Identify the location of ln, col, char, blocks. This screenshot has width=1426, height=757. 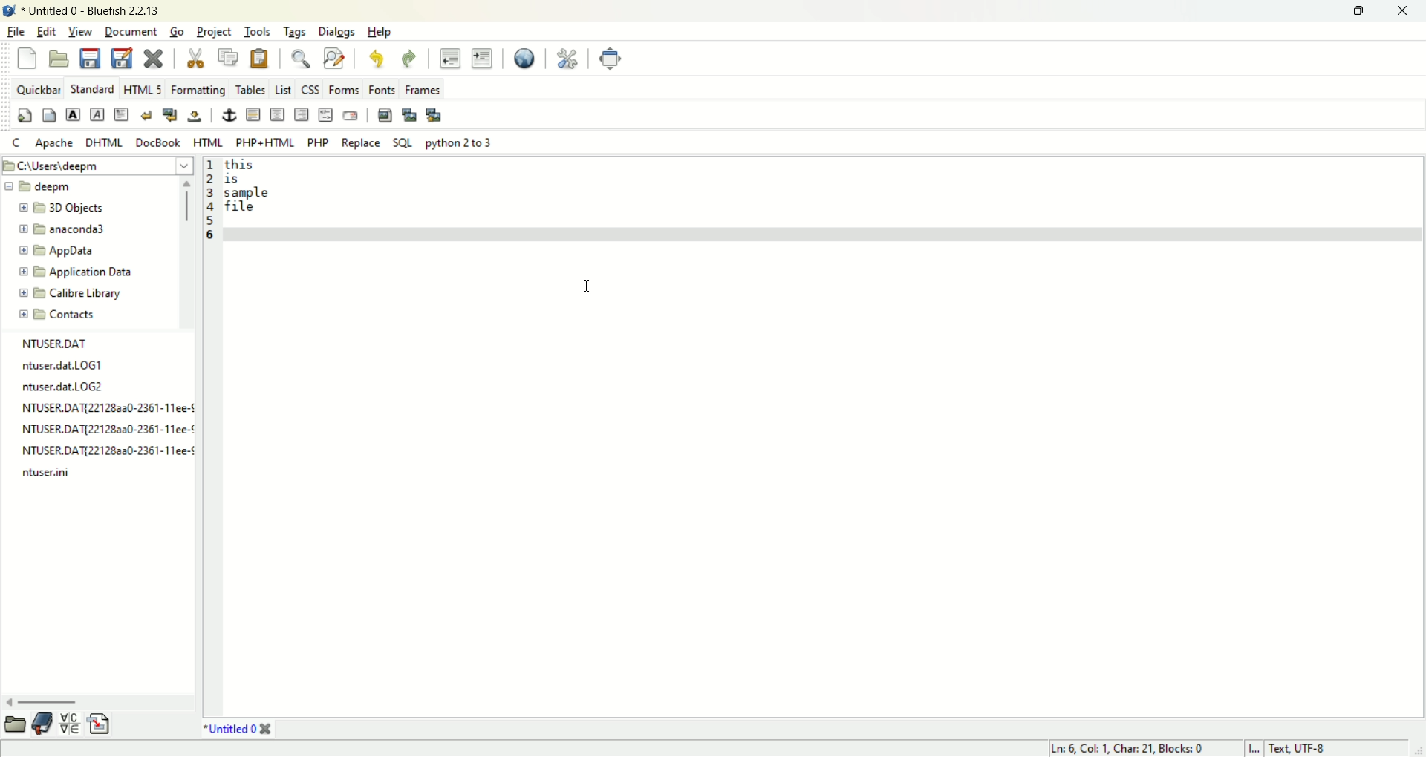
(1134, 749).